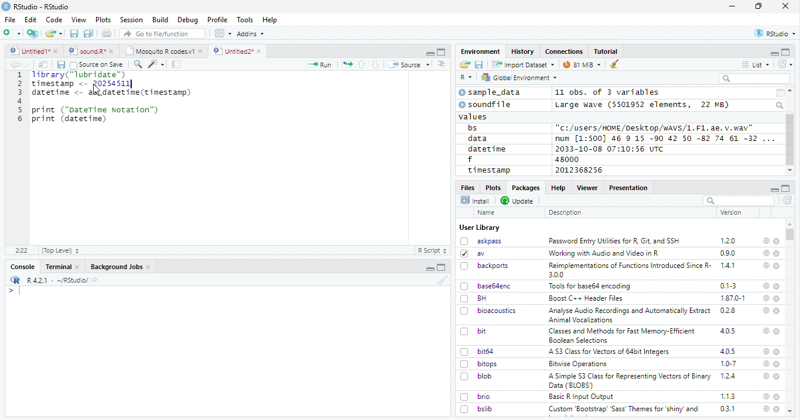 The height and width of the screenshot is (420, 800). Describe the element at coordinates (777, 397) in the screenshot. I see `close` at that location.